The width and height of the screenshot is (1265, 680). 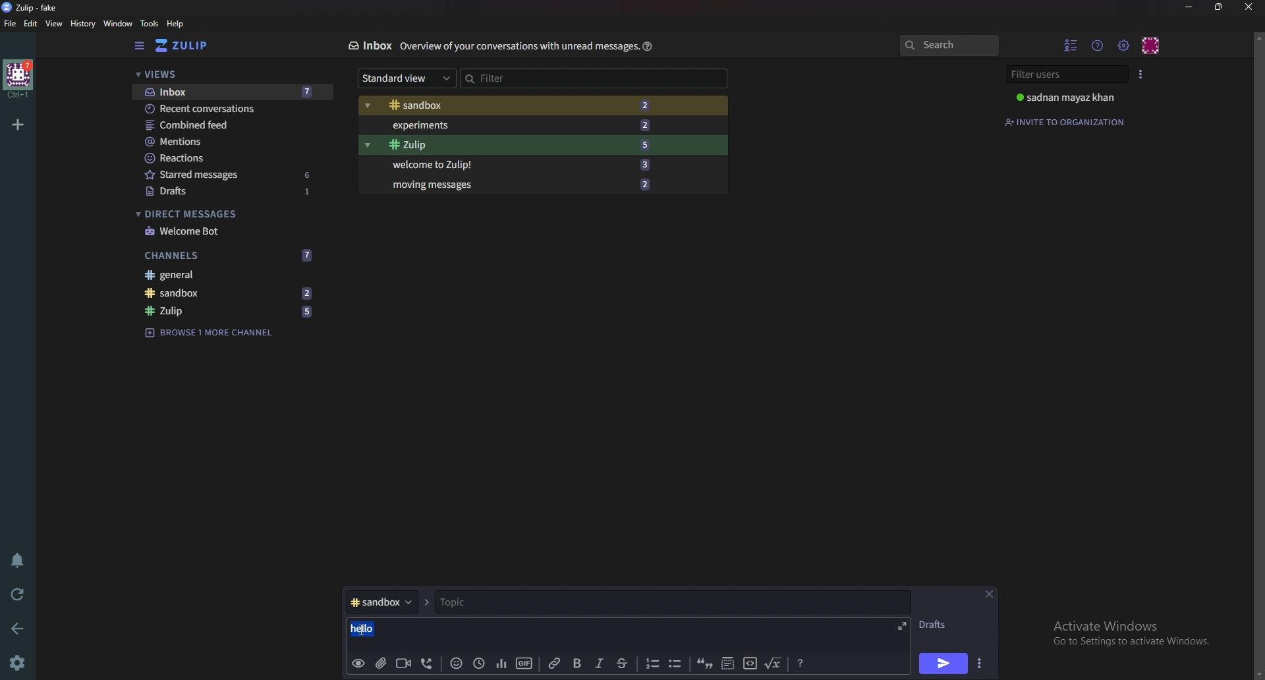 I want to click on User list style, so click(x=1143, y=74).